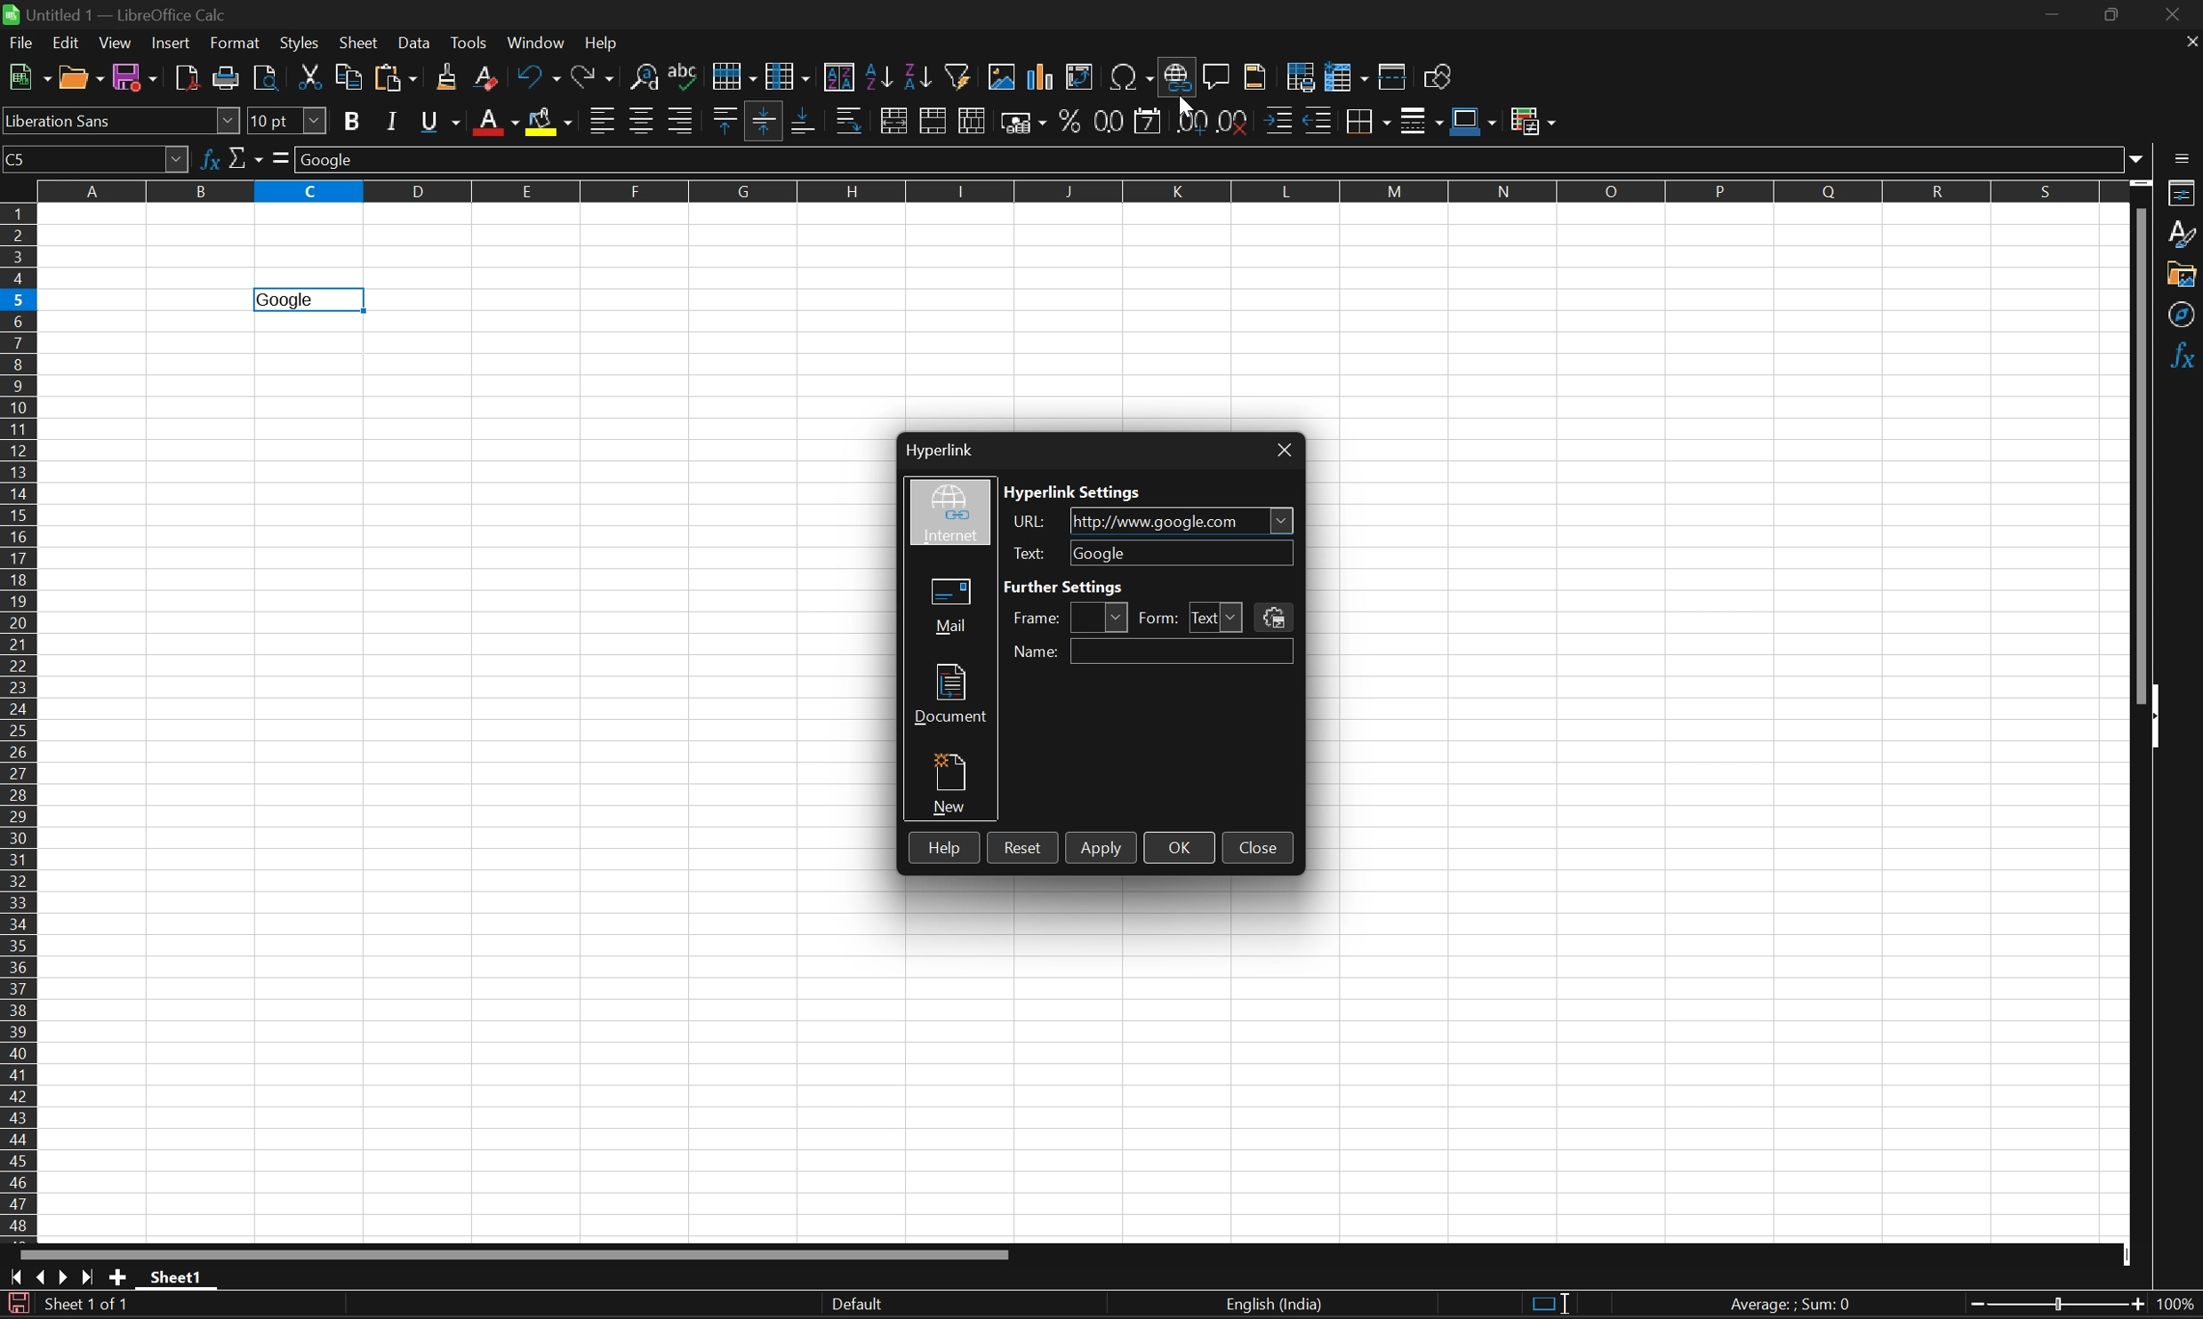 Image resolution: width=2203 pixels, height=1319 pixels. What do you see at coordinates (962, 74) in the screenshot?
I see `Auto filter` at bounding box center [962, 74].